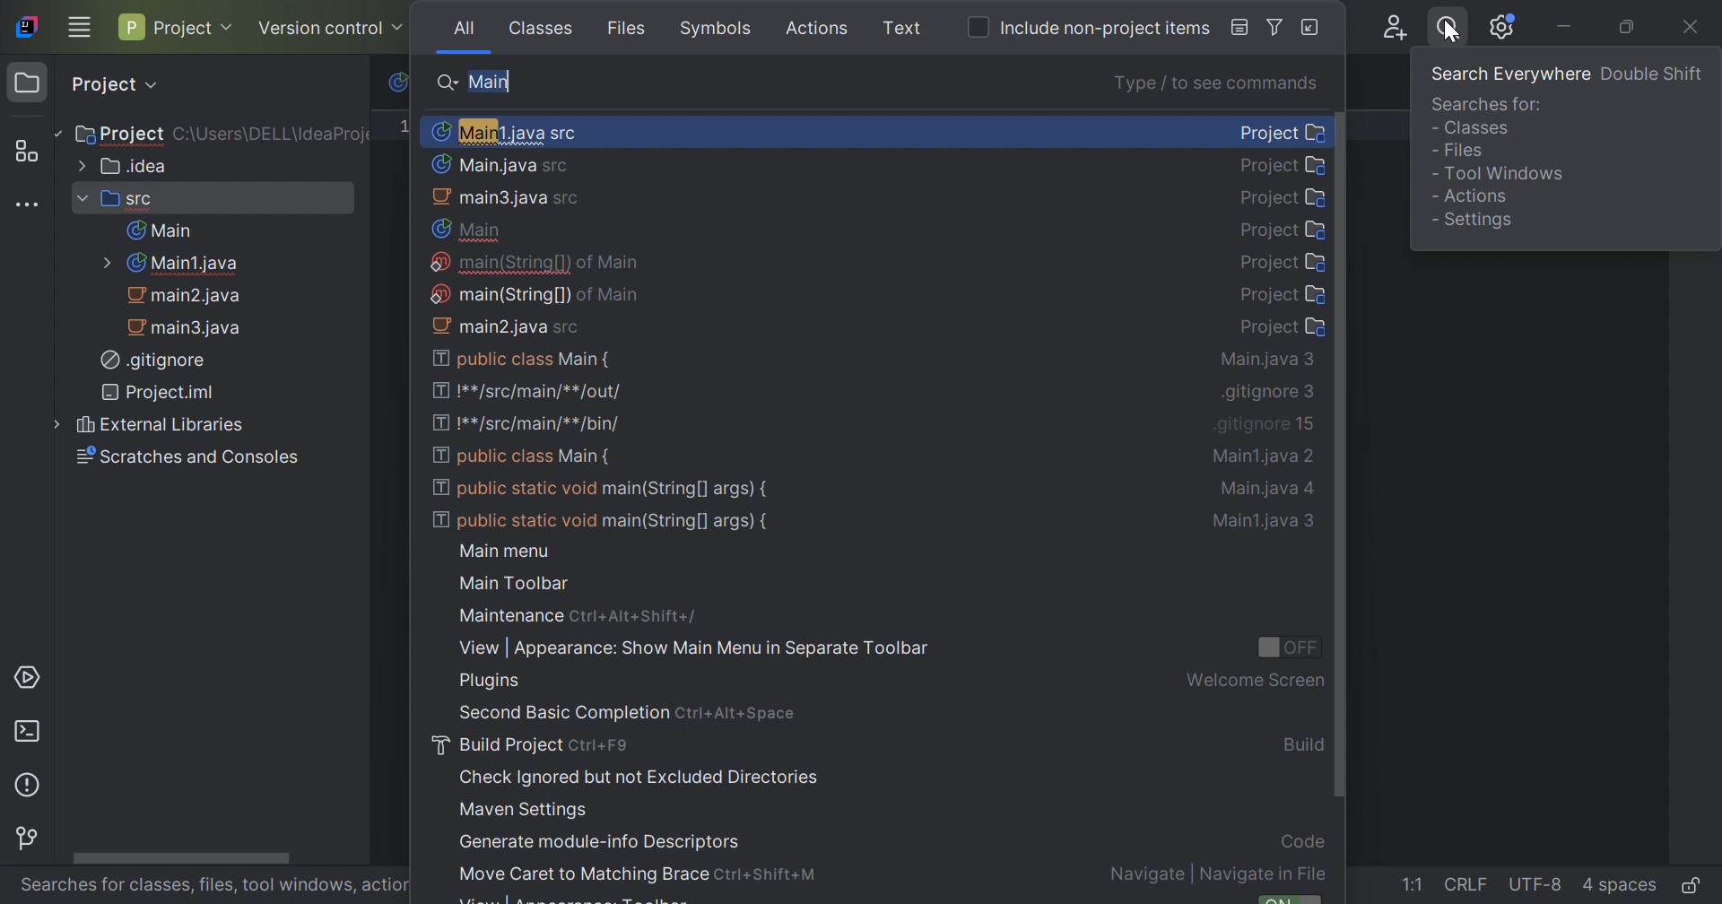  I want to click on 4 spaces, so click(1619, 886).